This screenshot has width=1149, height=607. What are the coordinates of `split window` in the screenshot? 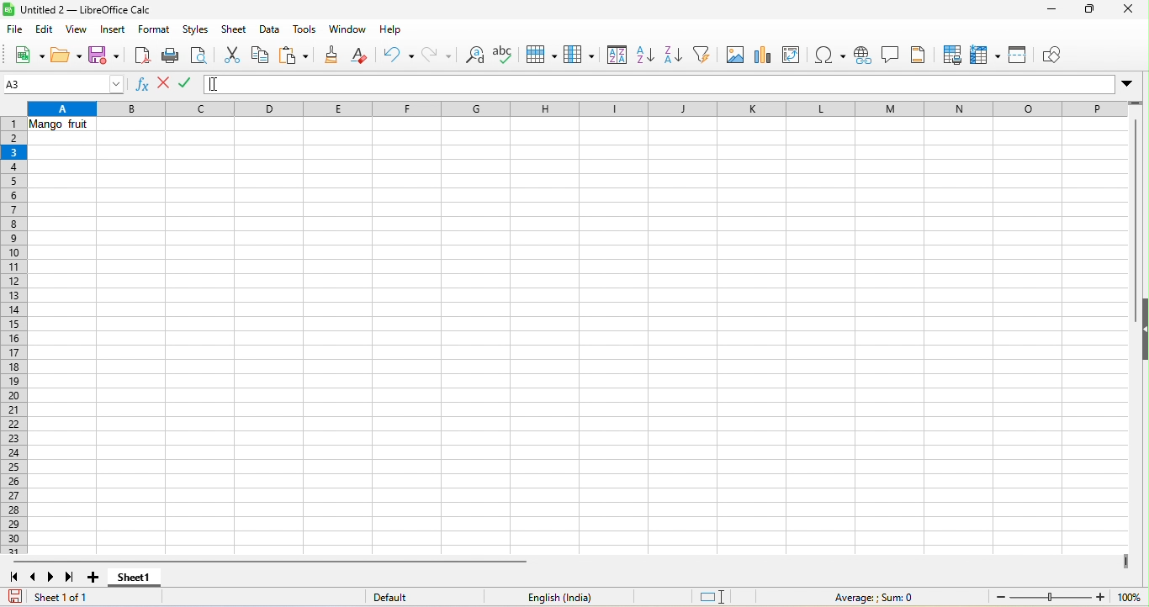 It's located at (1022, 57).